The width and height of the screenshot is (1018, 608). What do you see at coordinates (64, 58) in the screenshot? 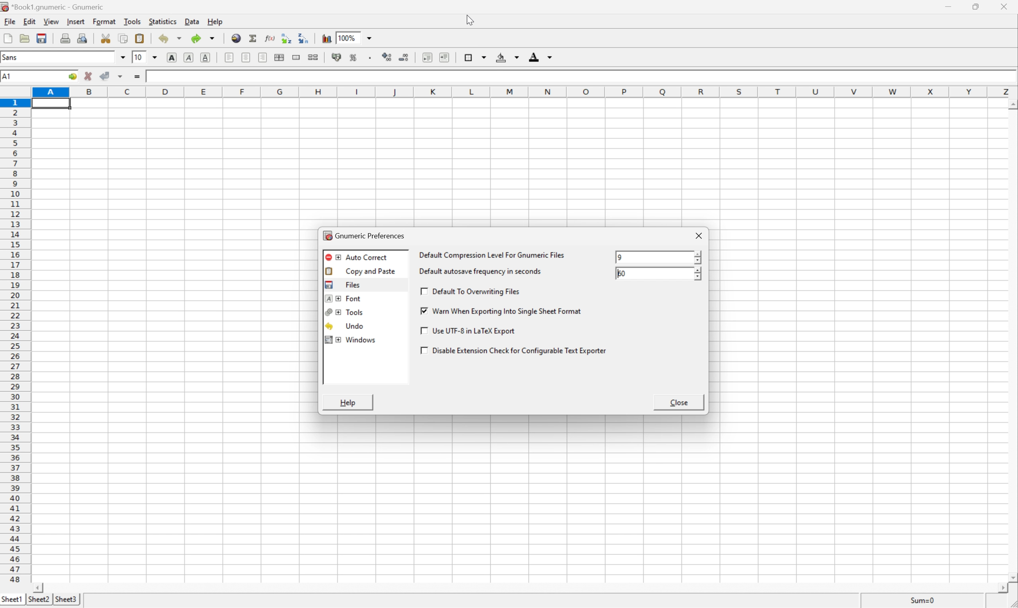
I see `Font name - sans` at bounding box center [64, 58].